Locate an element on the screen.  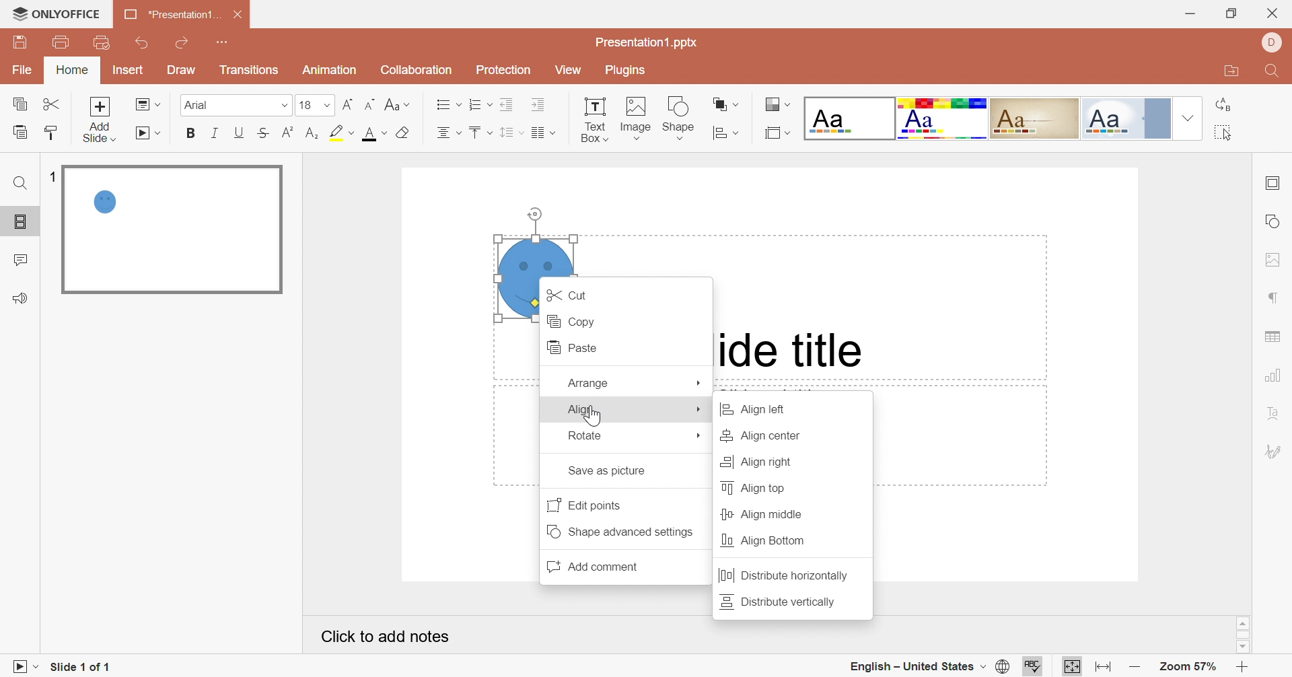
Edit points is located at coordinates (588, 504).